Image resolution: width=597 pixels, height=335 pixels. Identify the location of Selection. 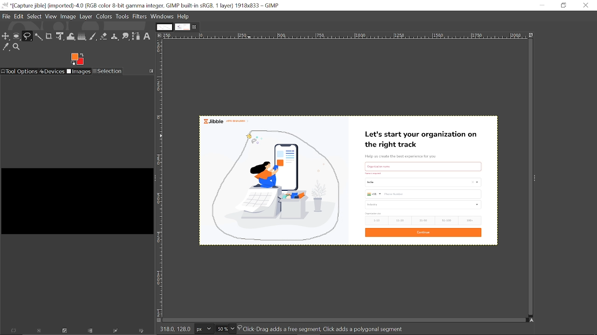
(108, 71).